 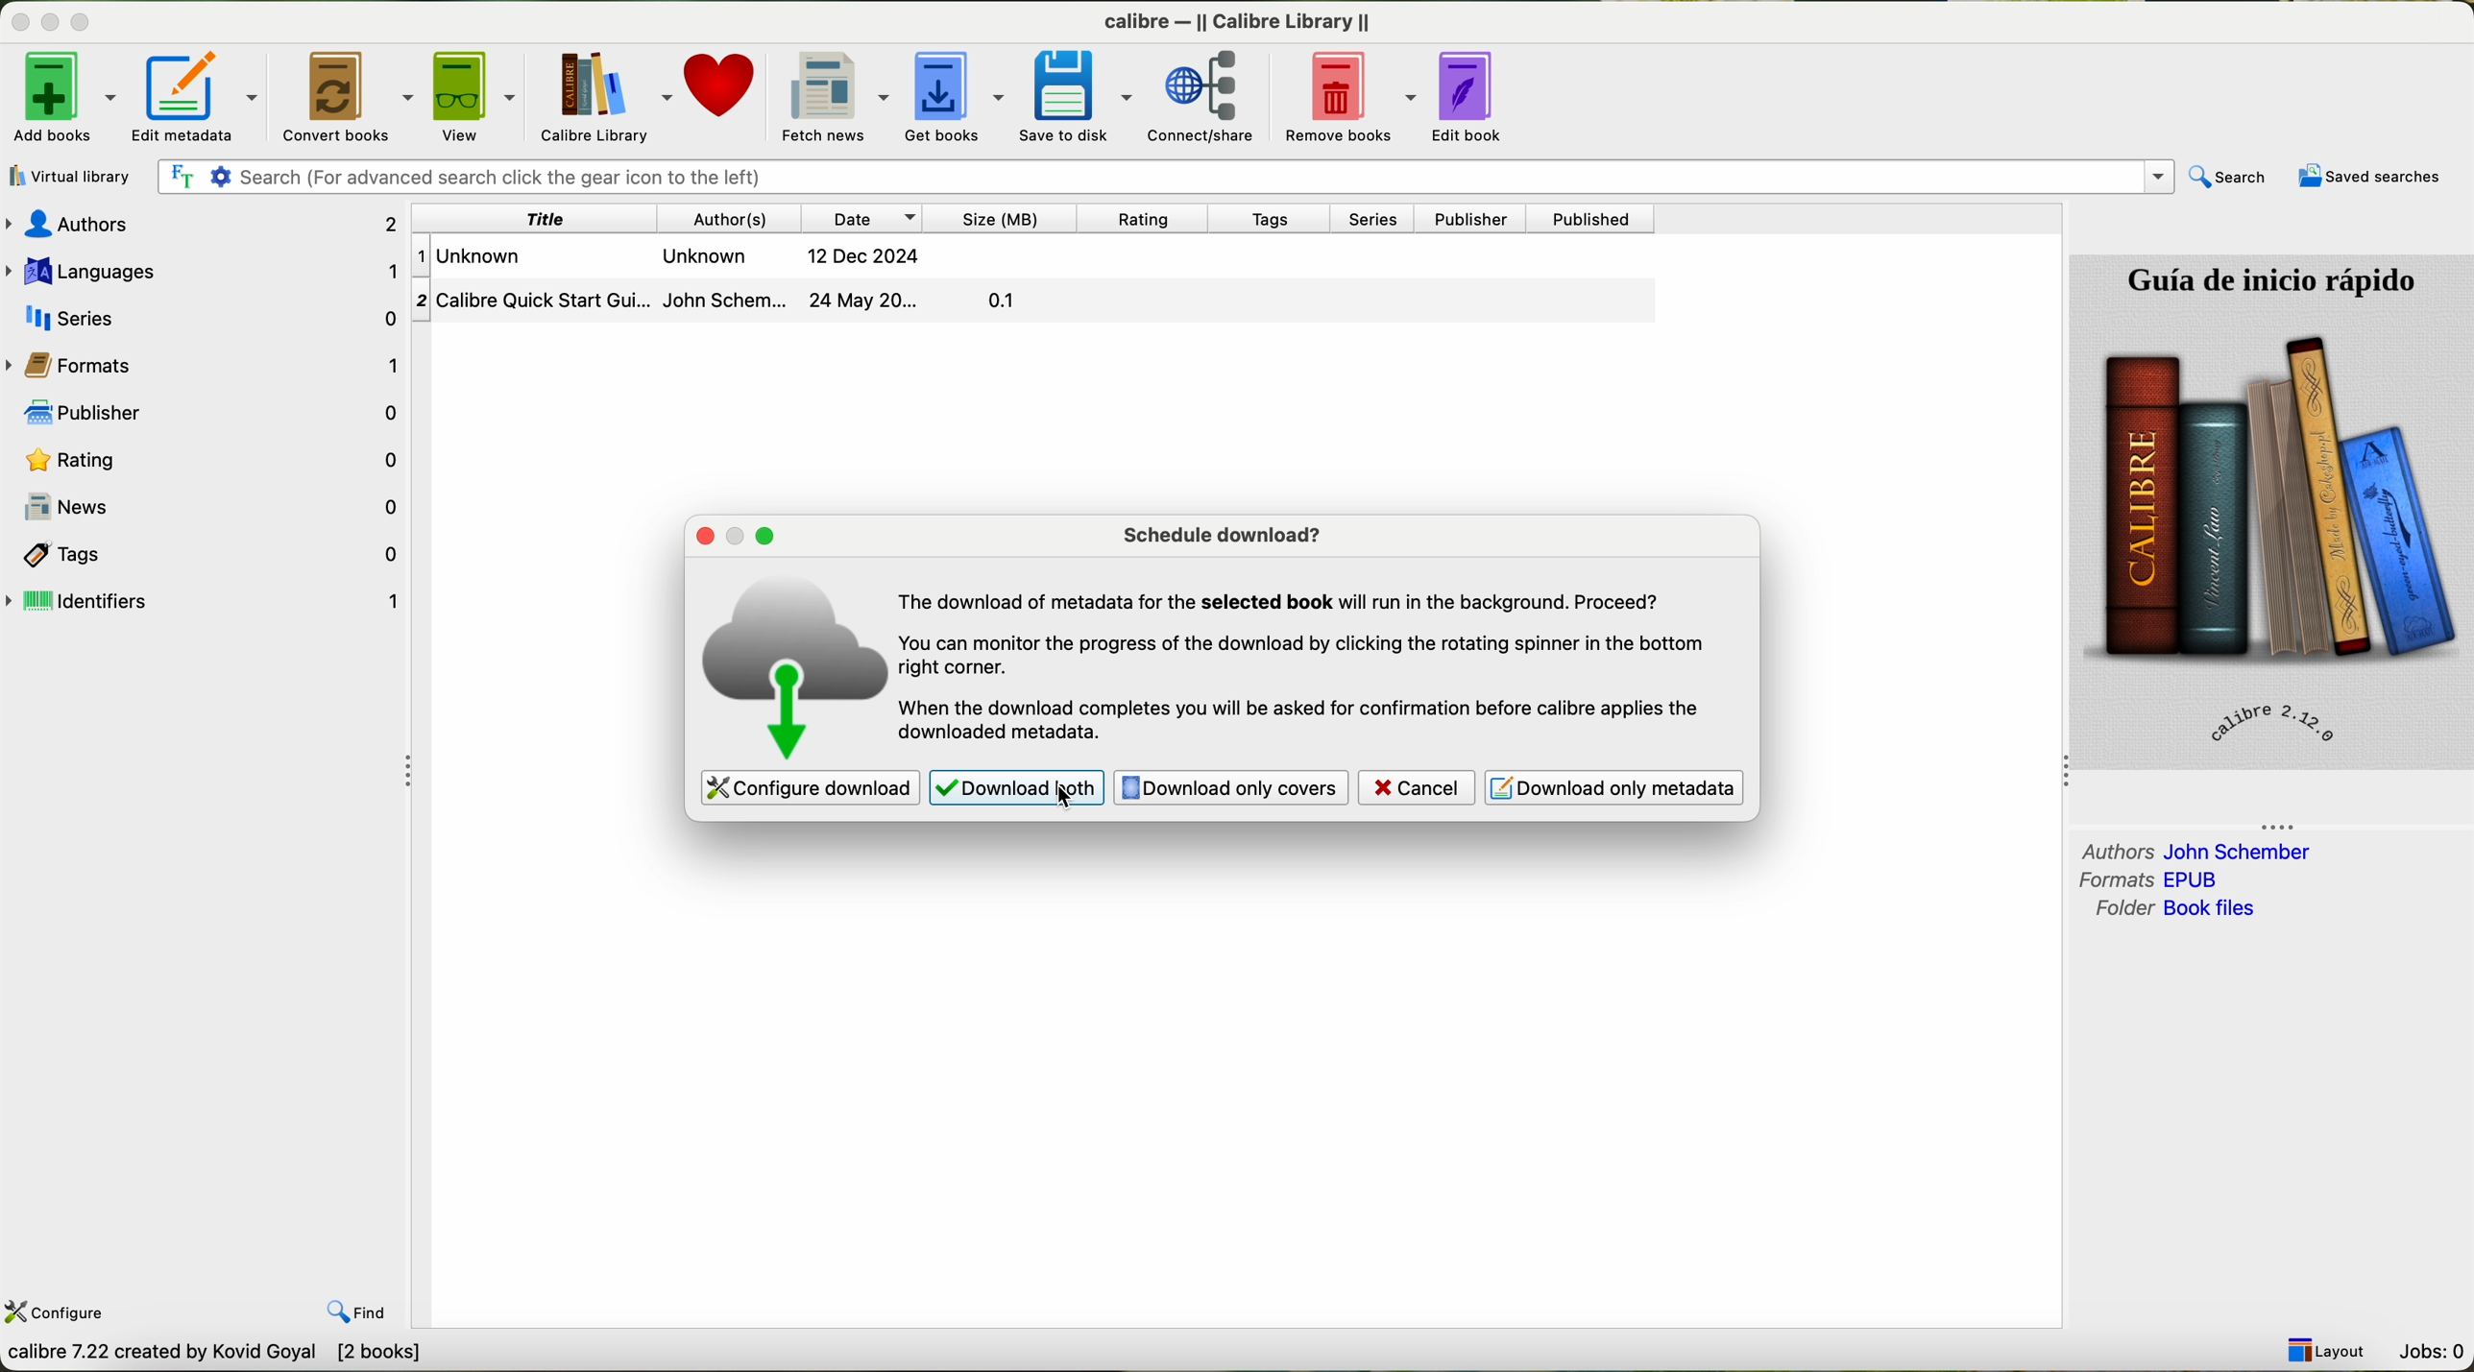 I want to click on shedule download? , so click(x=1227, y=533).